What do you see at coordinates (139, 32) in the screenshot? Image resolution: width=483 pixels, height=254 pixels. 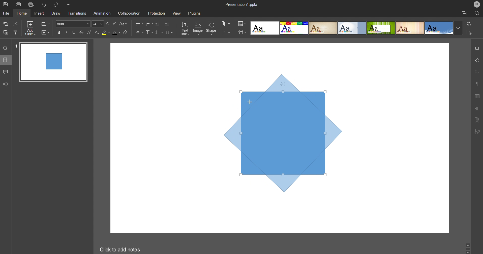 I see `Alignment` at bounding box center [139, 32].